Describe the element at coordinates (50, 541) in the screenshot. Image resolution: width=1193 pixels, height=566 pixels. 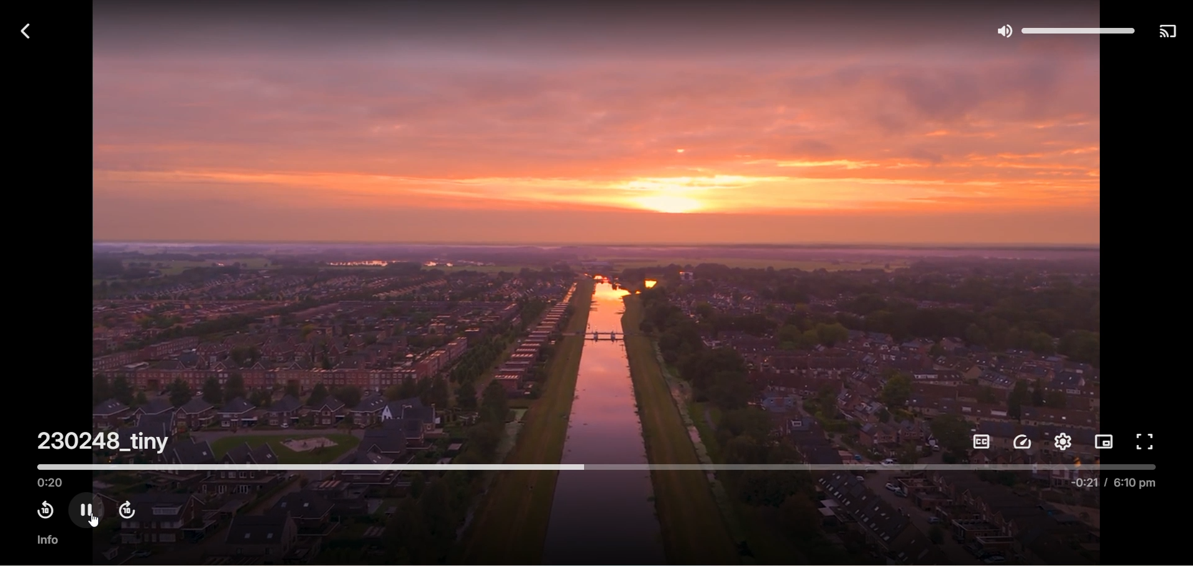
I see `info` at that location.